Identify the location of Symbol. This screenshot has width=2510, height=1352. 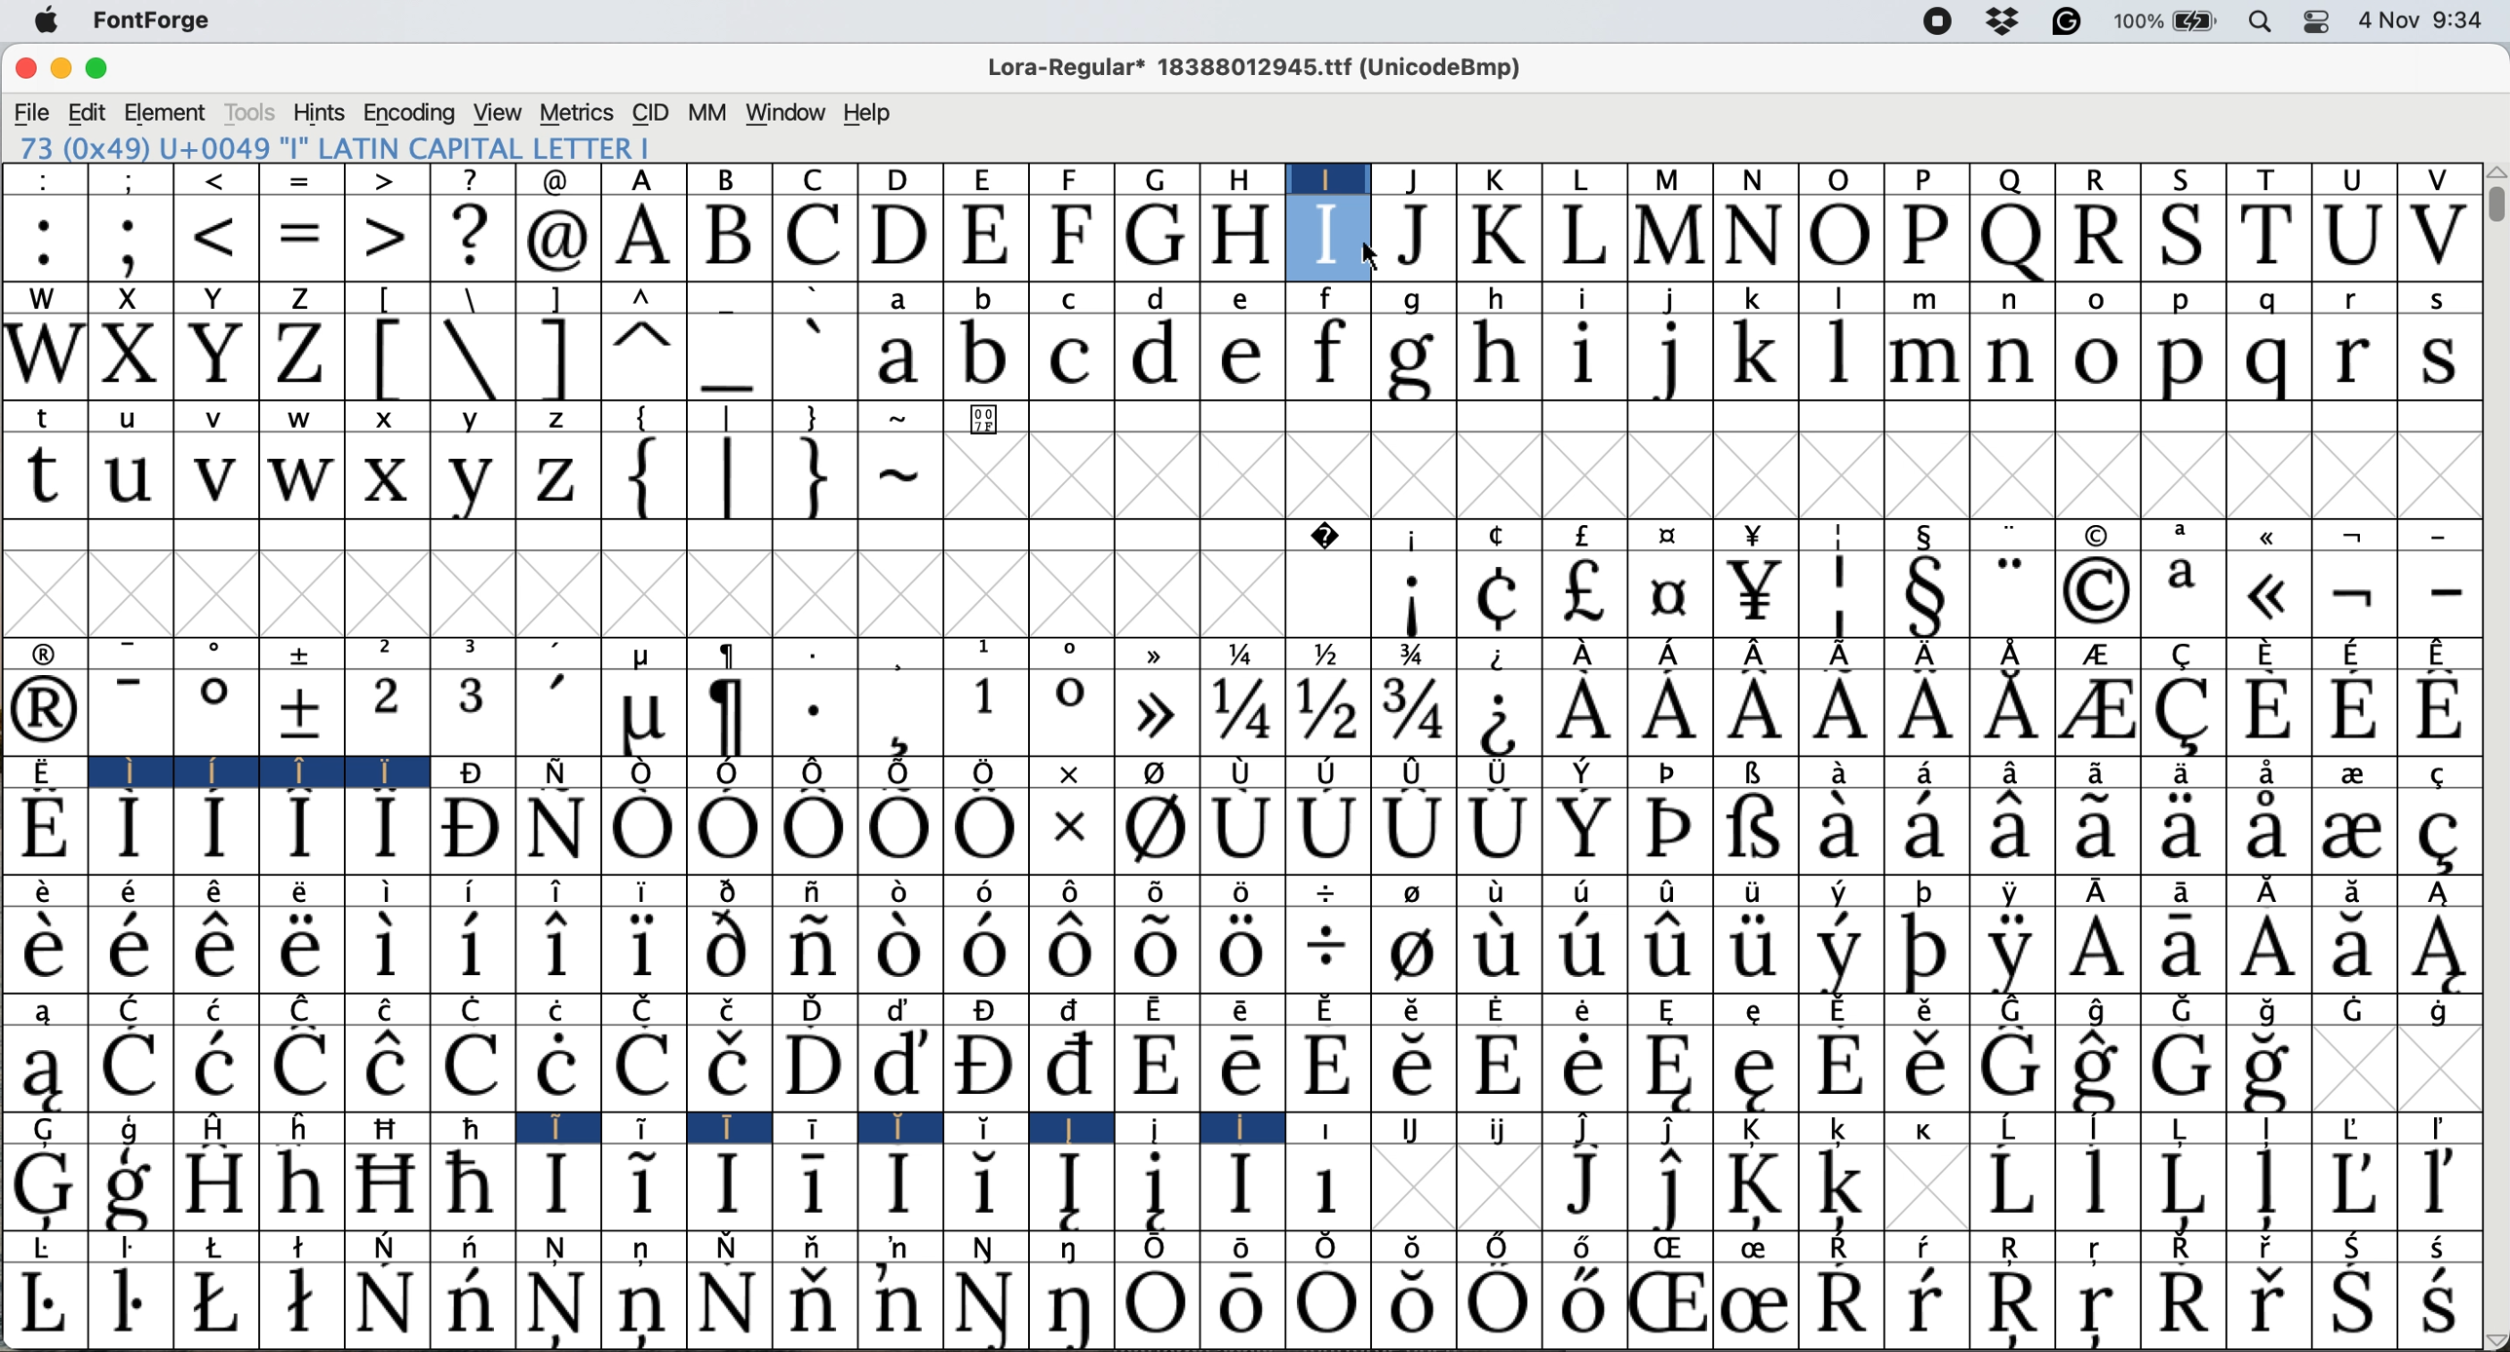
(990, 1128).